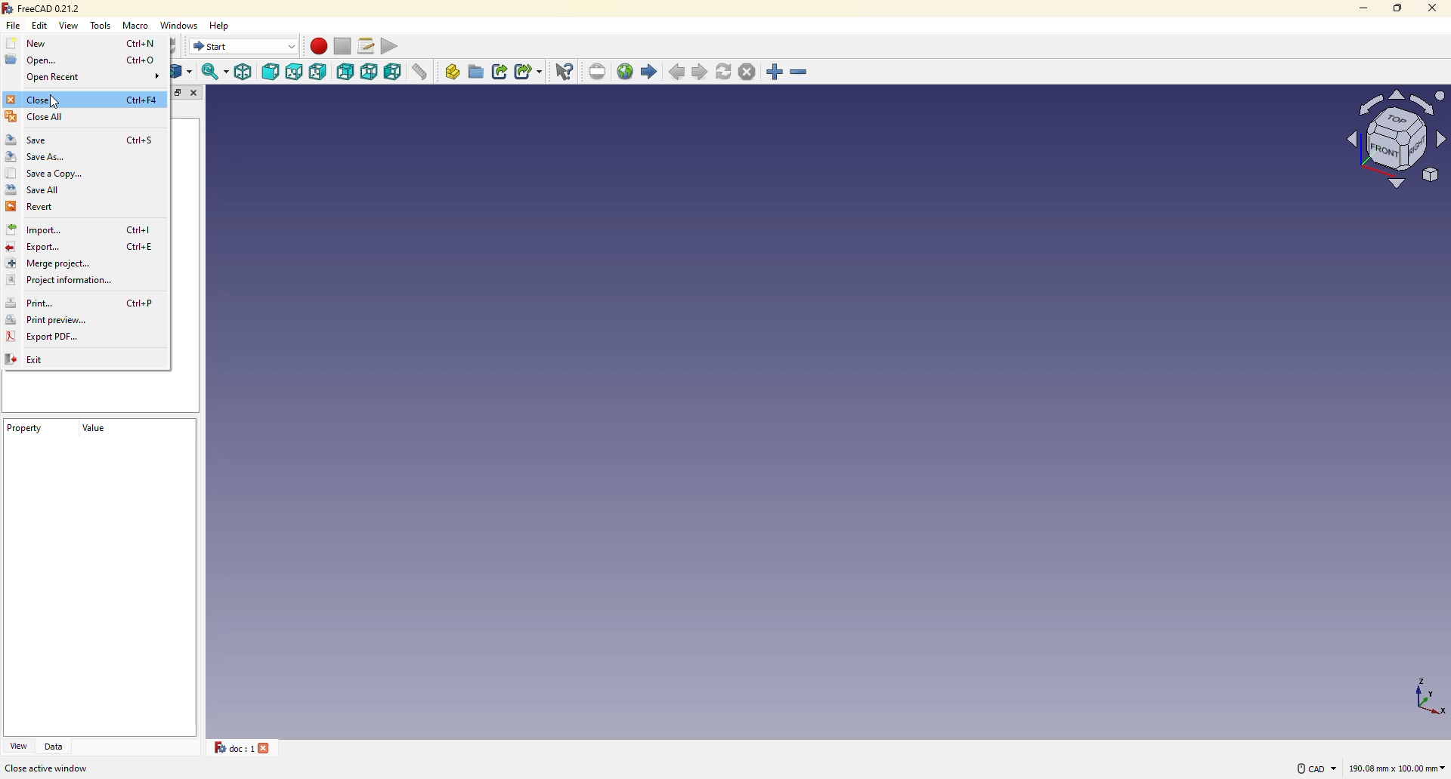  What do you see at coordinates (42, 25) in the screenshot?
I see `edit` at bounding box center [42, 25].